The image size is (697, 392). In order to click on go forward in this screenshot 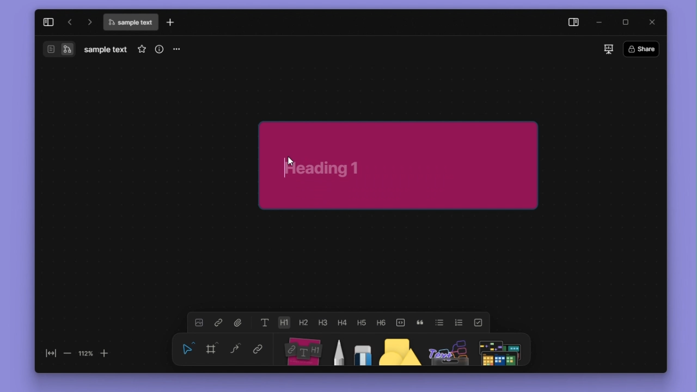, I will do `click(89, 22)`.